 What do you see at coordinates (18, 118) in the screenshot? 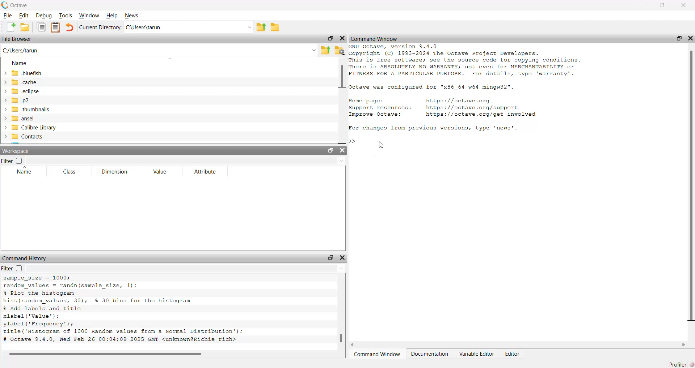
I see `ansel` at bounding box center [18, 118].